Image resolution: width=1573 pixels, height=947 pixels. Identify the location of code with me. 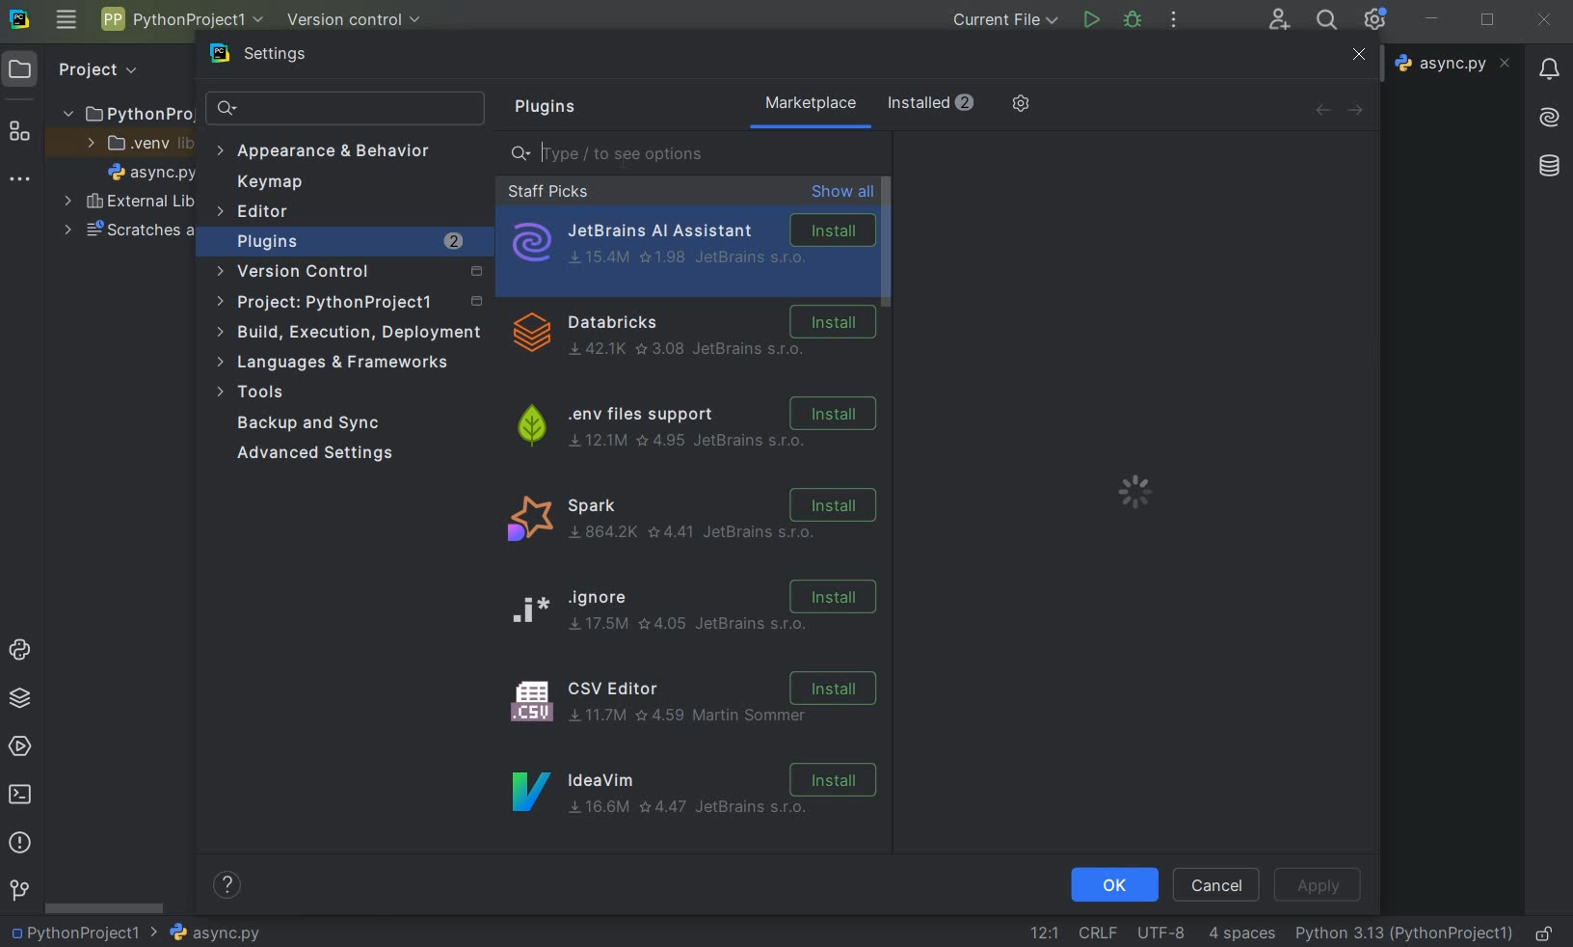
(1280, 21).